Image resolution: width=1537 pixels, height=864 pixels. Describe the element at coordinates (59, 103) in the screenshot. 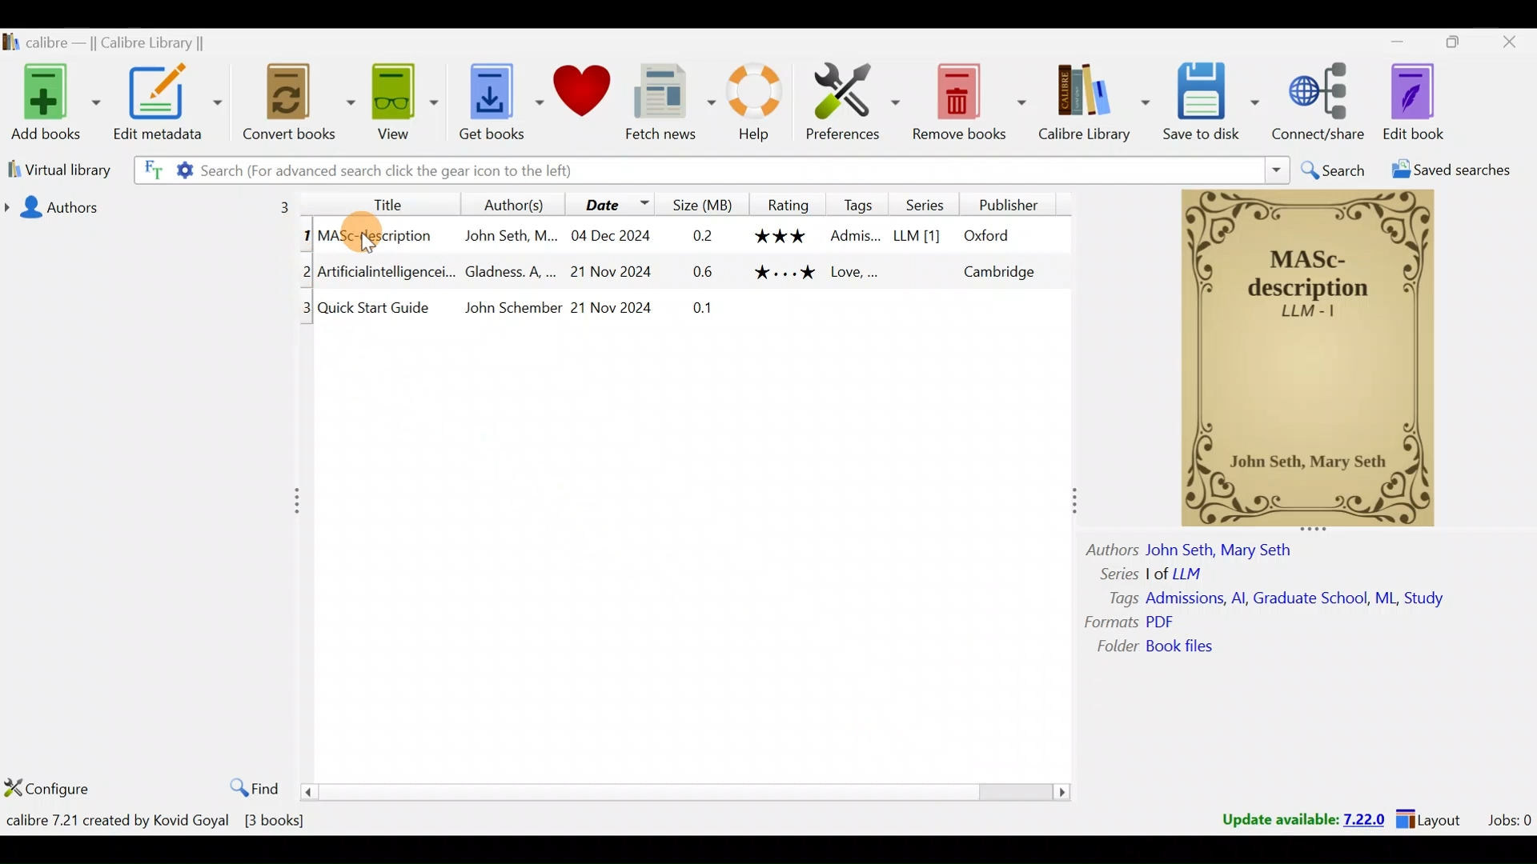

I see `Add books` at that location.